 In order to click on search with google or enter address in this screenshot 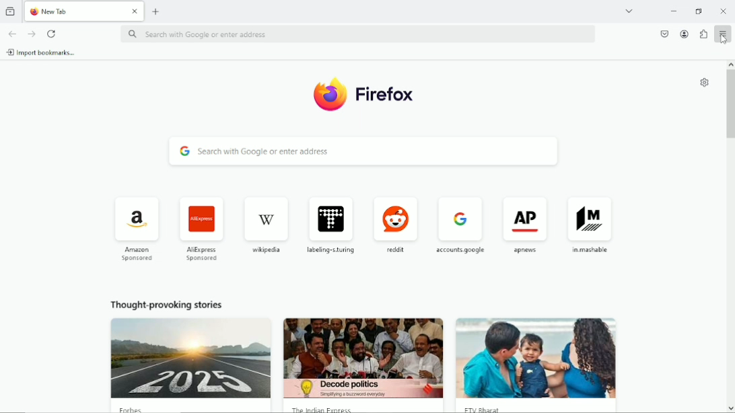, I will do `click(365, 151)`.